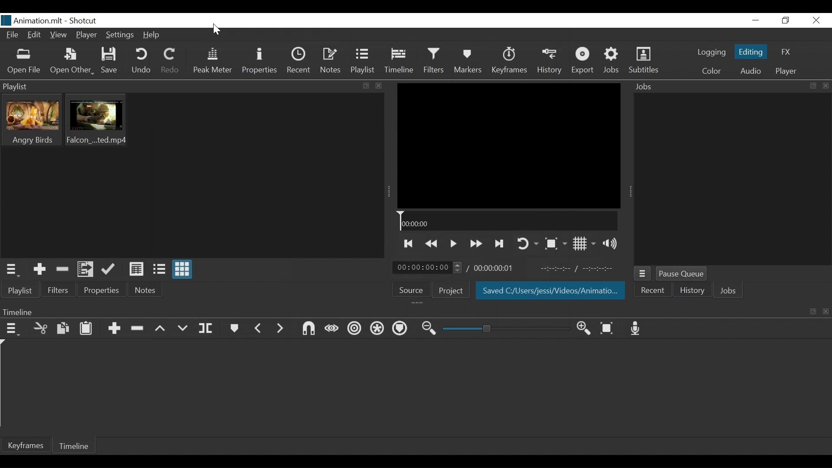 The height and width of the screenshot is (468, 832). Describe the element at coordinates (114, 328) in the screenshot. I see `Append` at that location.